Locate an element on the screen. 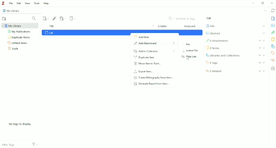  Add is located at coordinates (260, 48).